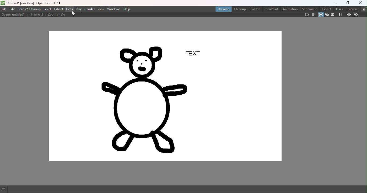 The width and height of the screenshot is (367, 193). I want to click on File name, so click(33, 3).